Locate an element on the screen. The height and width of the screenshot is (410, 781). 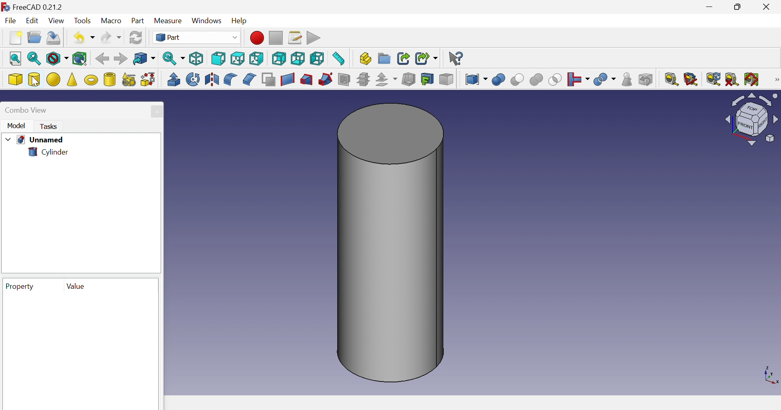
Cut is located at coordinates (535, 80).